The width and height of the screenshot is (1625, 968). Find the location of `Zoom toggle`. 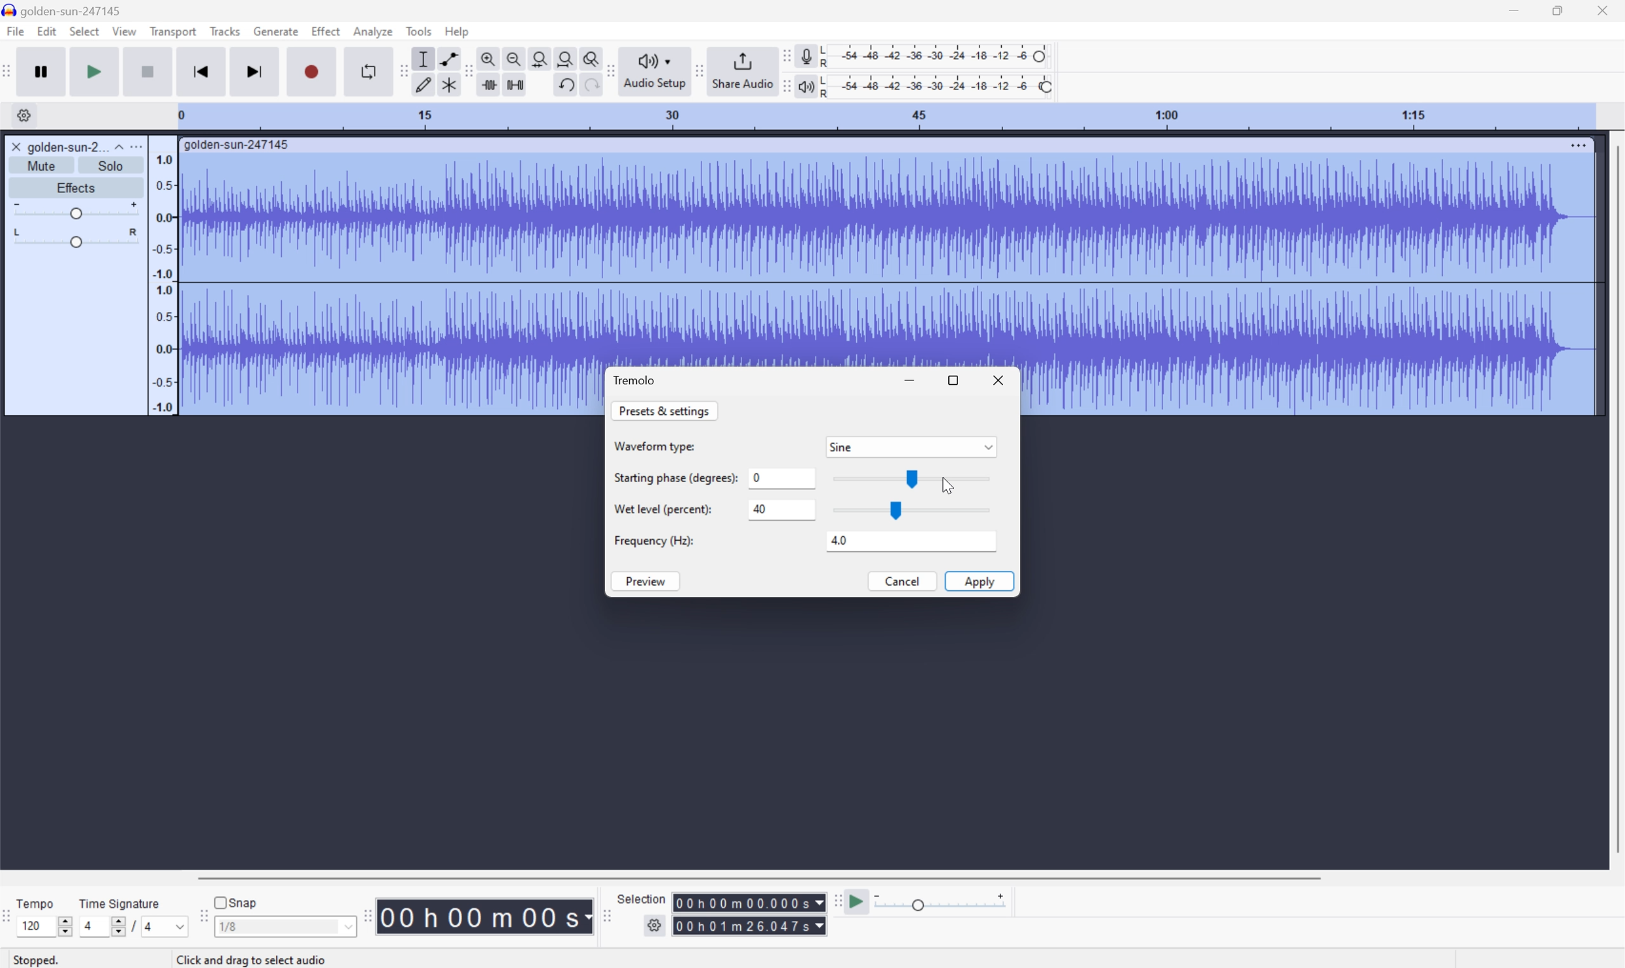

Zoom toggle is located at coordinates (588, 58).